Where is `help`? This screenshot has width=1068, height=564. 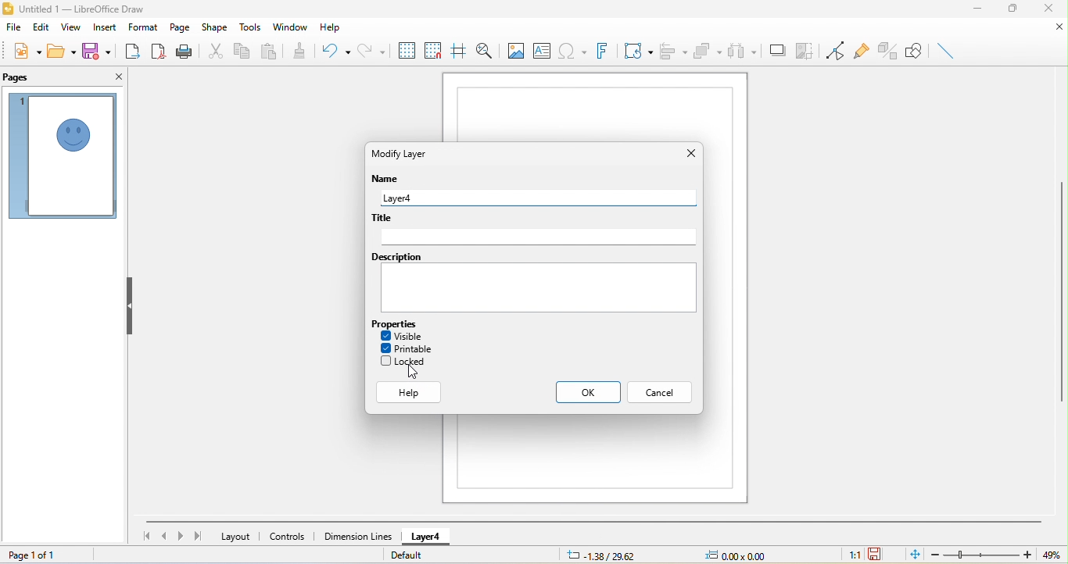
help is located at coordinates (329, 28).